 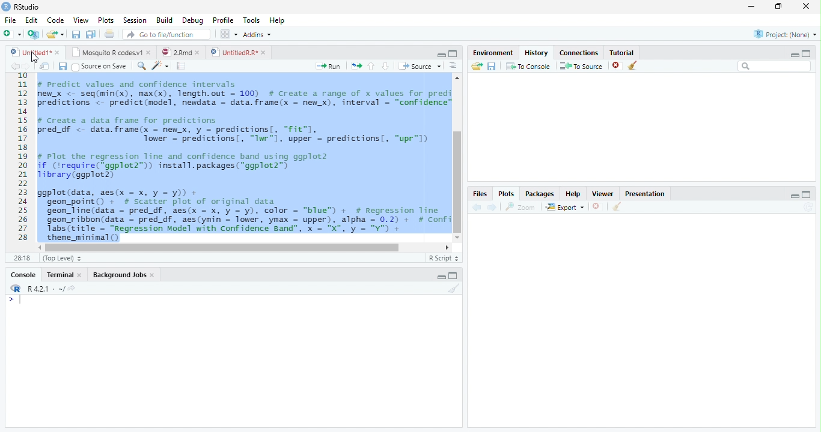 I want to click on Cursor, so click(x=23, y=299).